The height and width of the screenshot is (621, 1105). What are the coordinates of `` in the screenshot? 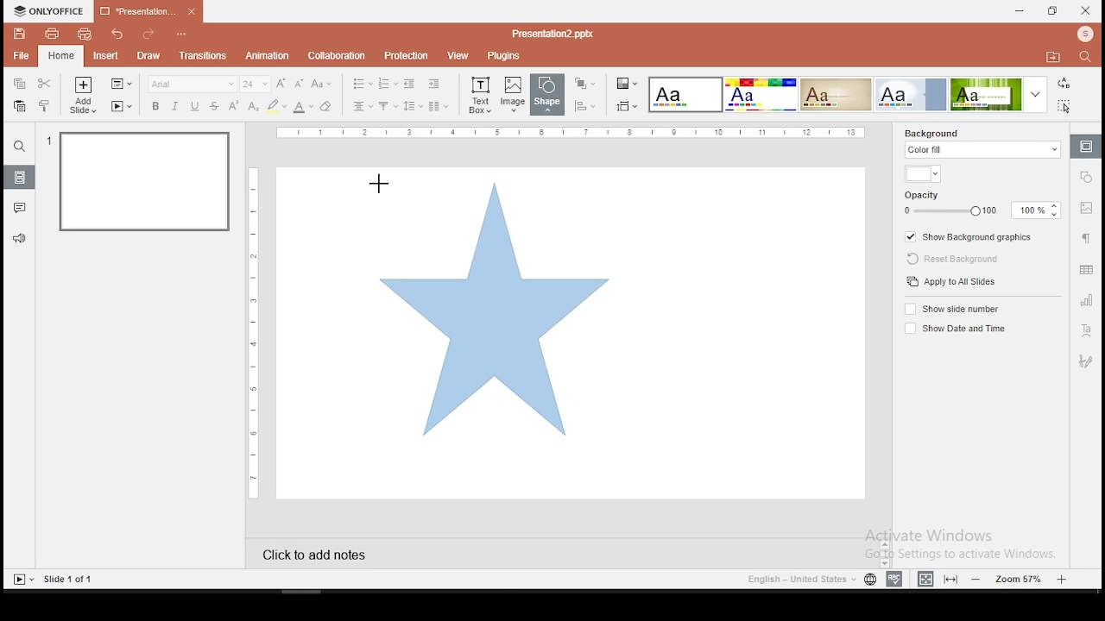 It's located at (1084, 361).